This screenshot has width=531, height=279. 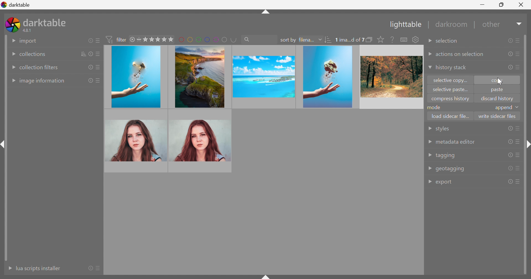 I want to click on image, so click(x=136, y=77).